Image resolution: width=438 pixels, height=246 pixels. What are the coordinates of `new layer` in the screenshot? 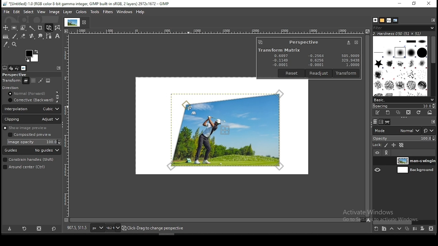 It's located at (376, 229).